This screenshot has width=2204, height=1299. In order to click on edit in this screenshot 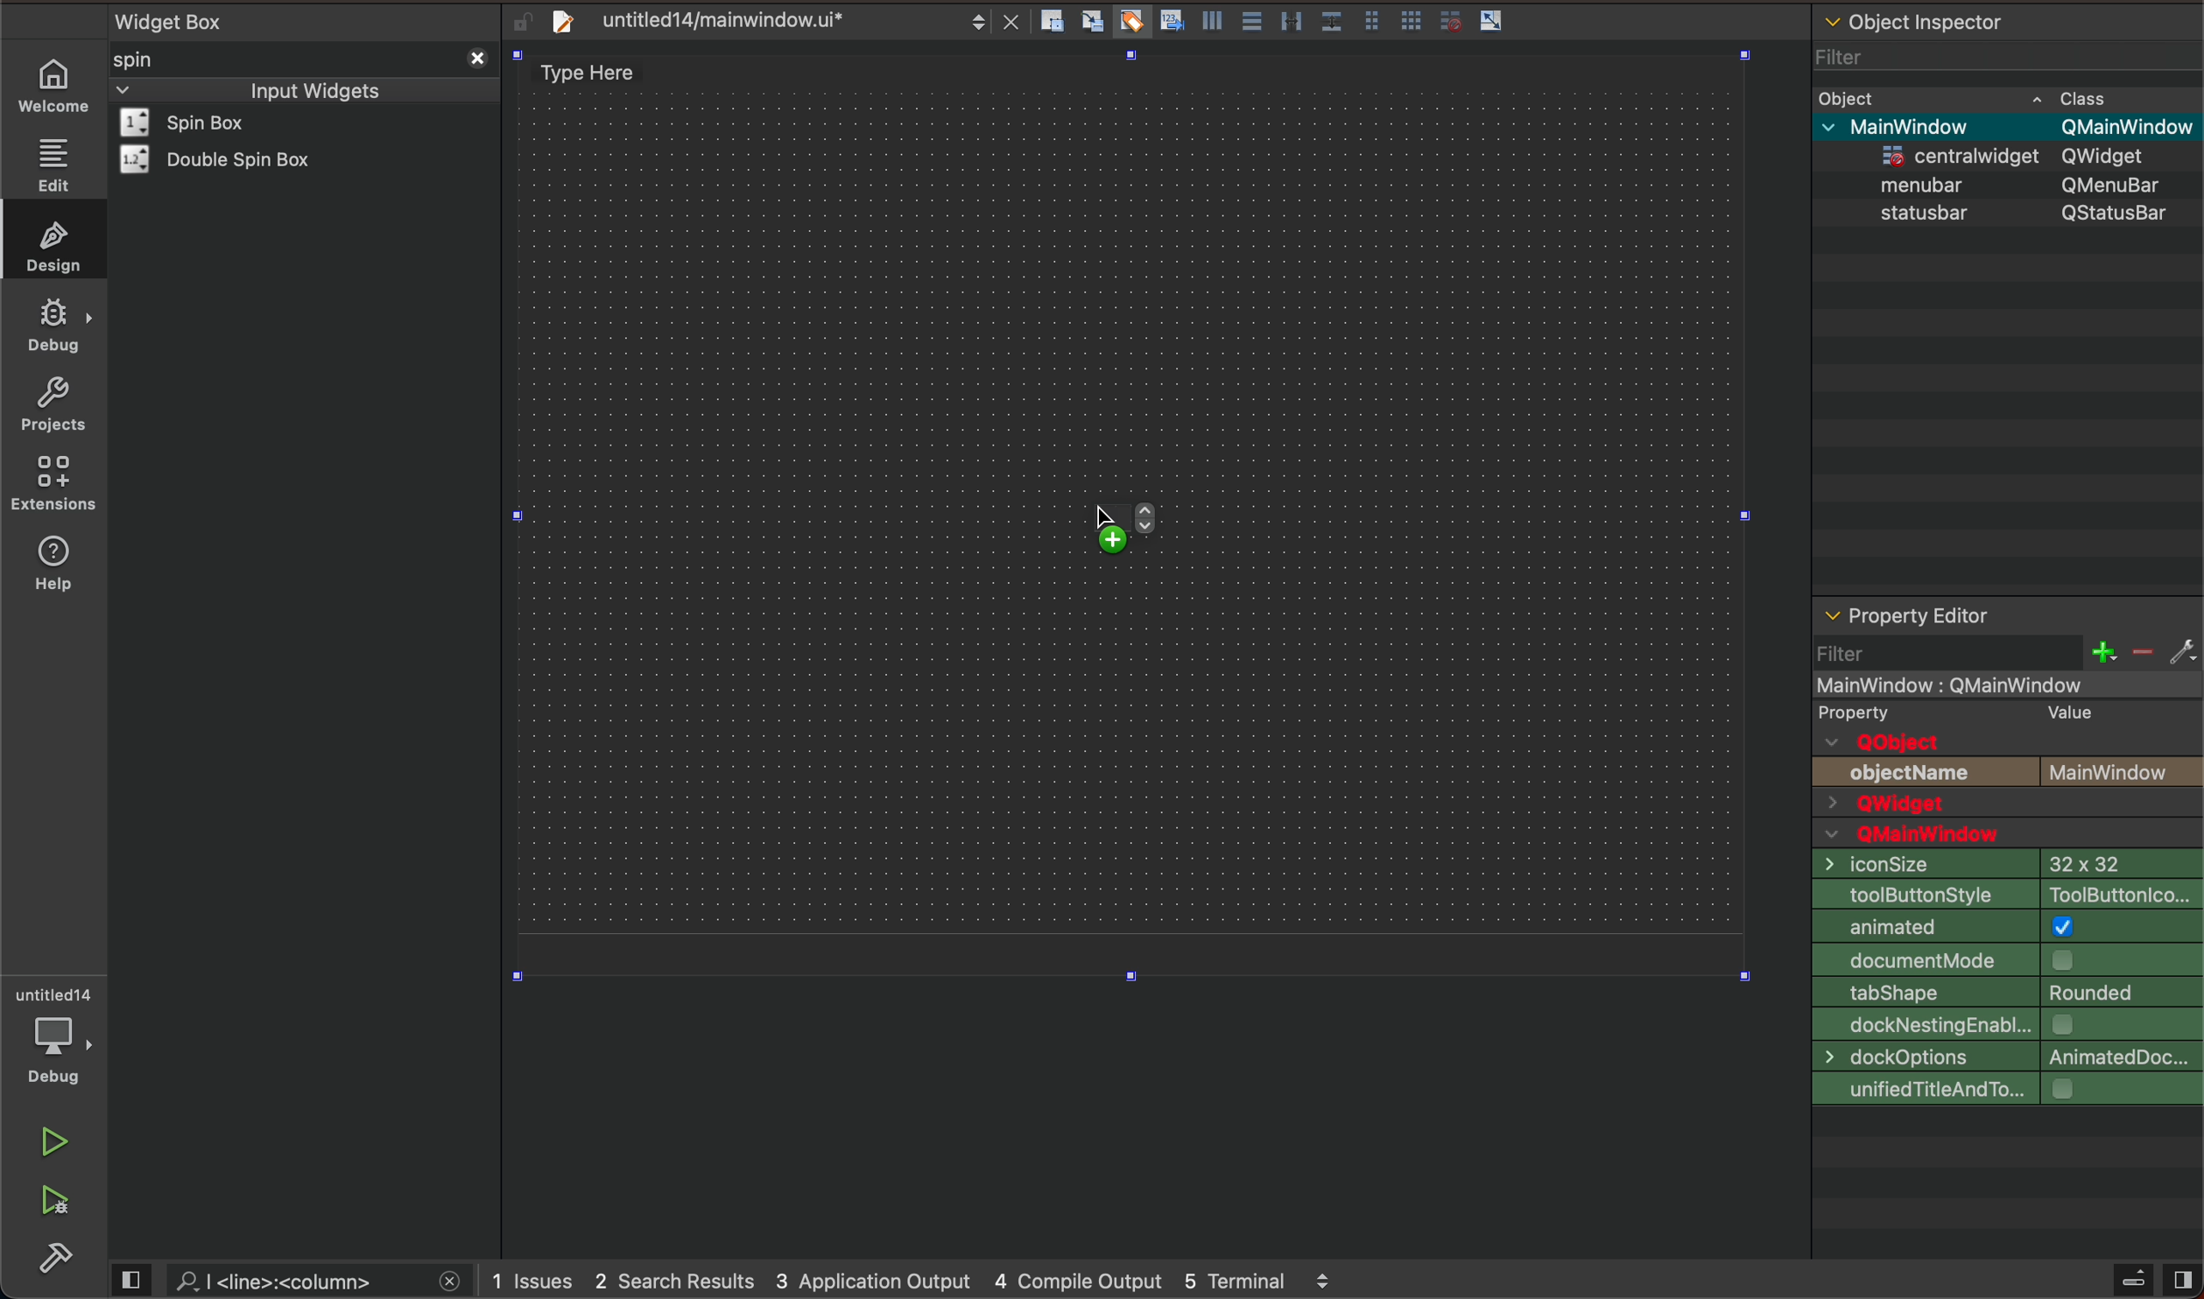, I will do `click(52, 165)`.